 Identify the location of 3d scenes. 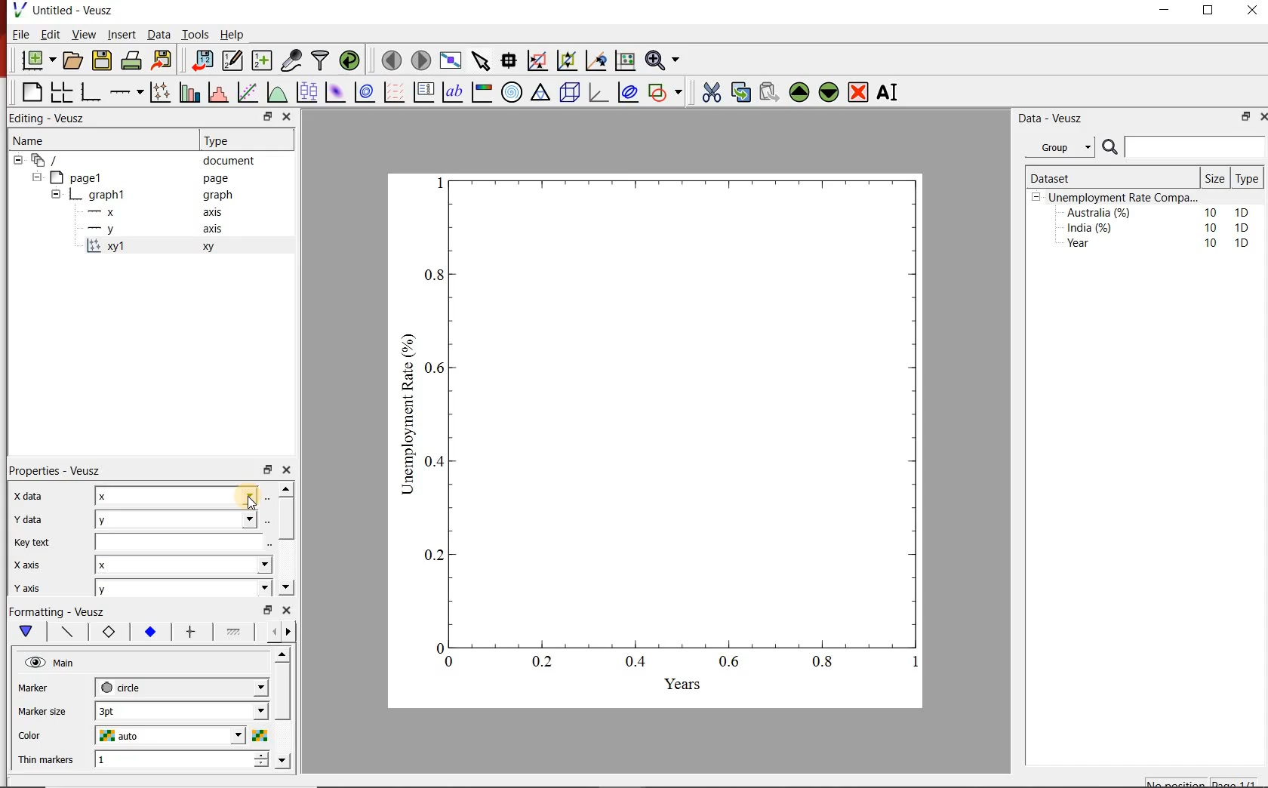
(568, 91).